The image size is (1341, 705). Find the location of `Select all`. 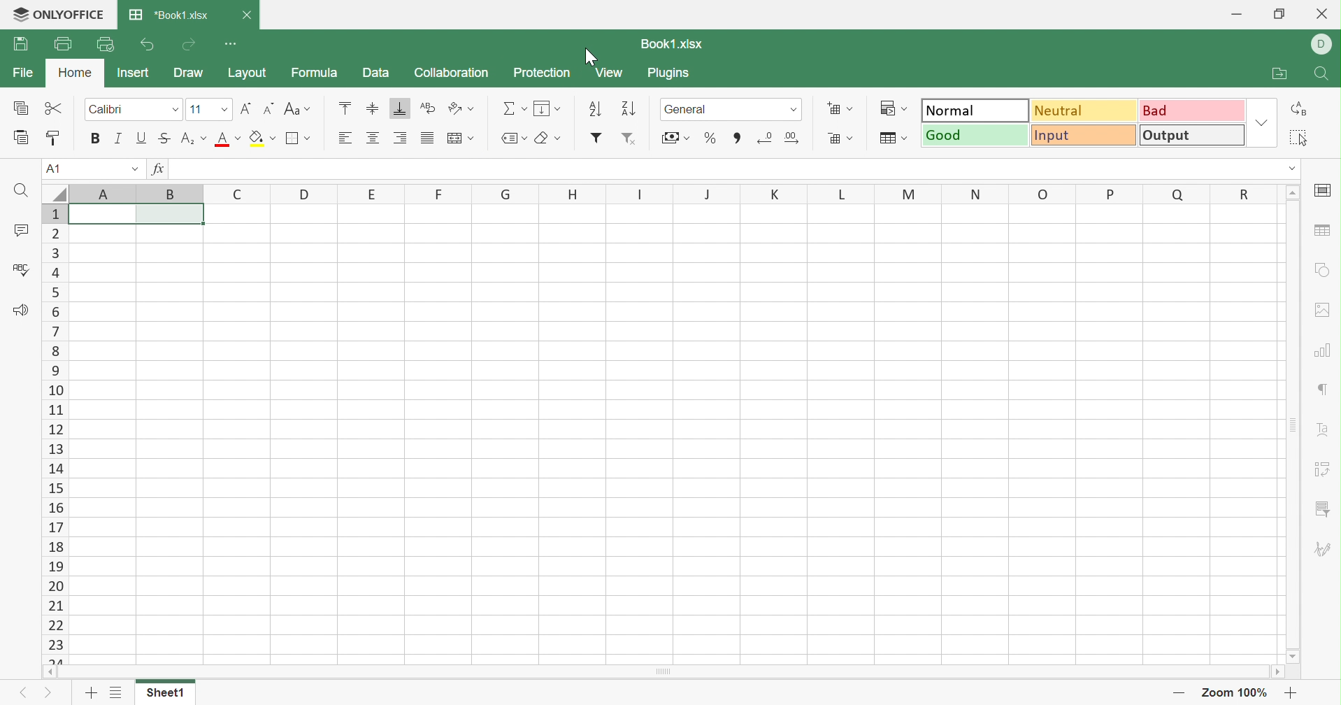

Select all is located at coordinates (1300, 138).